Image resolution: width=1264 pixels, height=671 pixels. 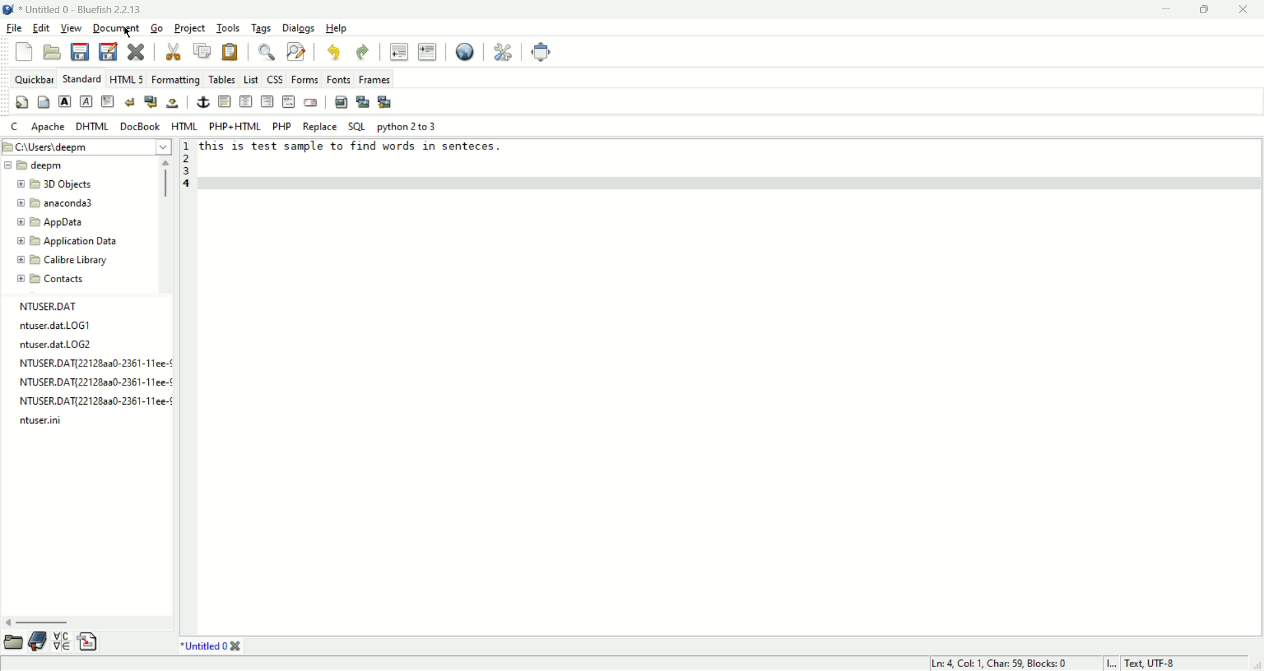 What do you see at coordinates (65, 101) in the screenshot?
I see `strong` at bounding box center [65, 101].